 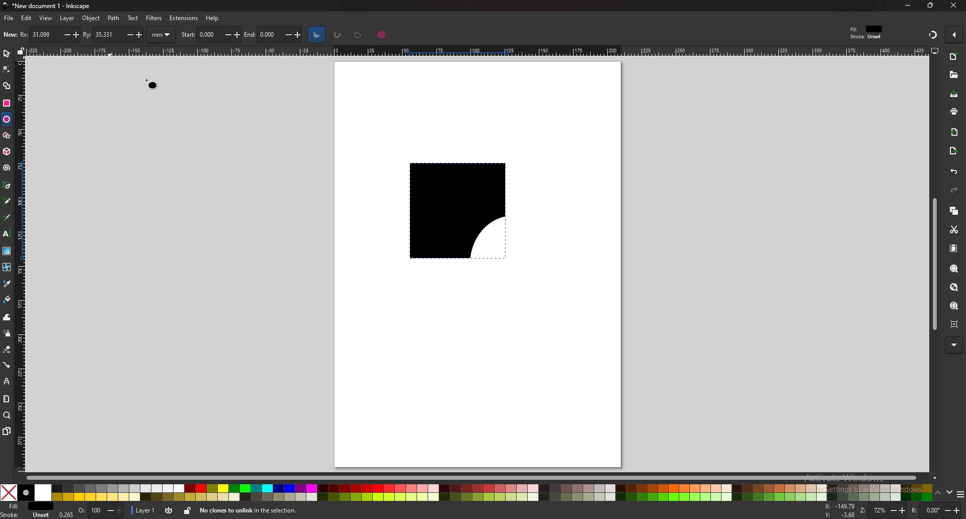 I want to click on export, so click(x=954, y=151).